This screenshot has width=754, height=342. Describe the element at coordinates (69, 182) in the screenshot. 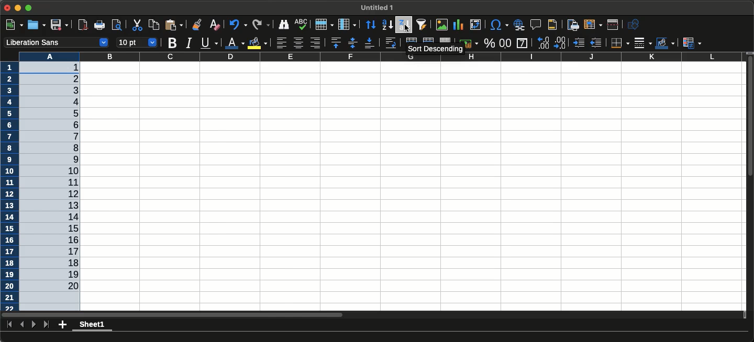

I see `11` at that location.